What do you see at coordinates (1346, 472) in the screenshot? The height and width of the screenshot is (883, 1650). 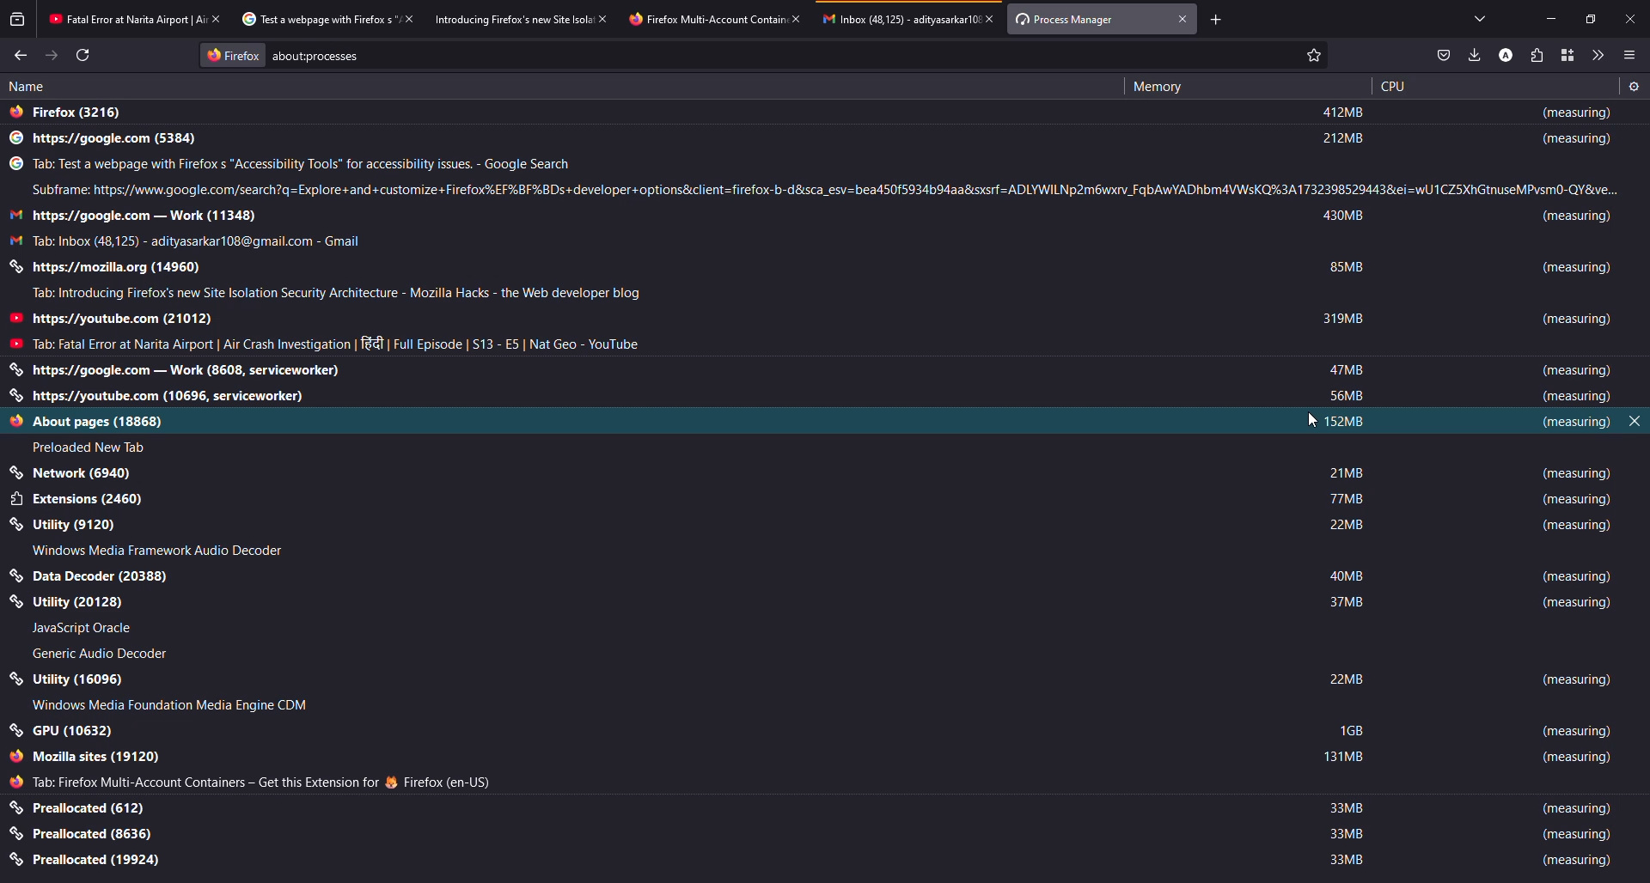 I see `21 mb` at bounding box center [1346, 472].